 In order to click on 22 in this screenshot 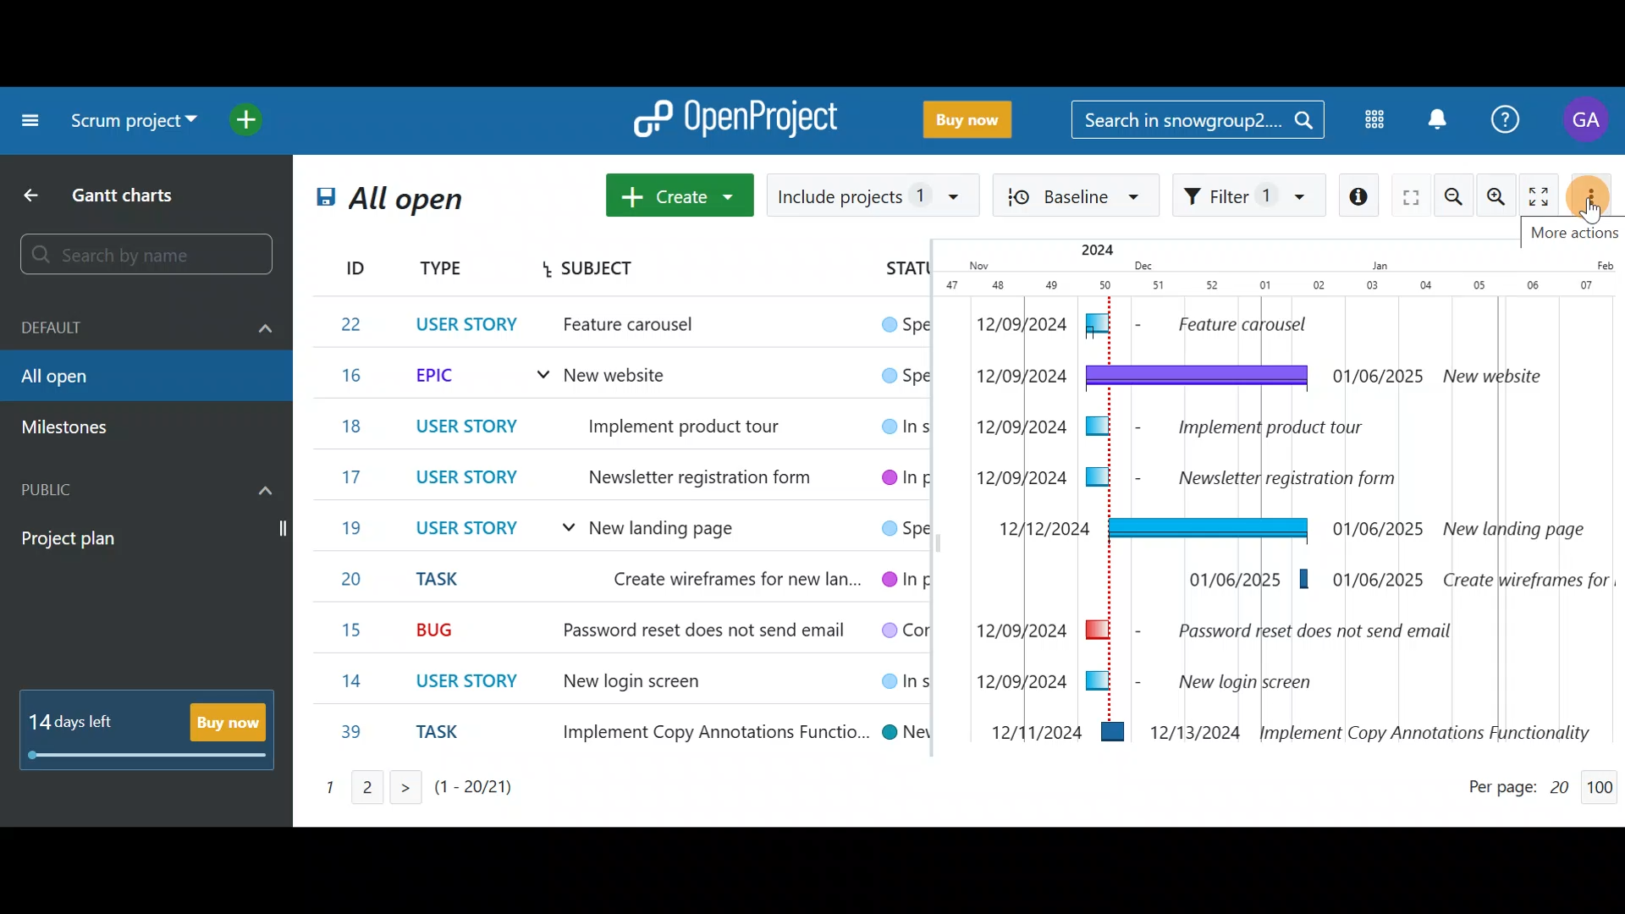, I will do `click(355, 323)`.